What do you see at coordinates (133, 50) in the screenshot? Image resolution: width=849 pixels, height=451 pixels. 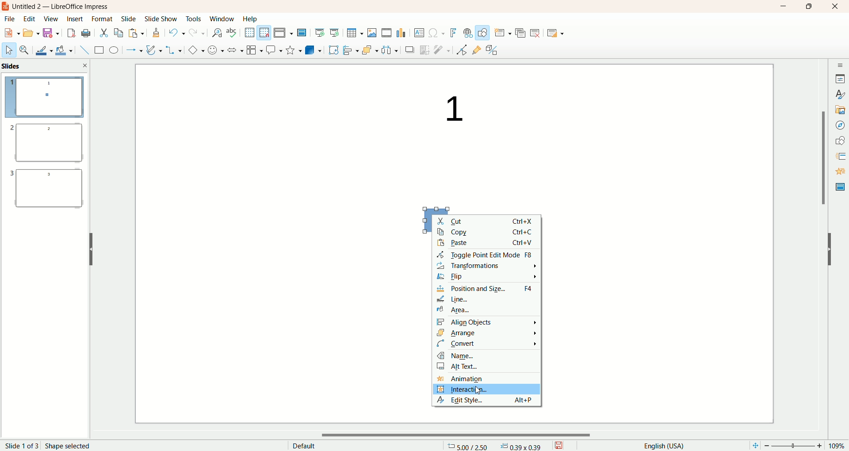 I see `line and arrow` at bounding box center [133, 50].